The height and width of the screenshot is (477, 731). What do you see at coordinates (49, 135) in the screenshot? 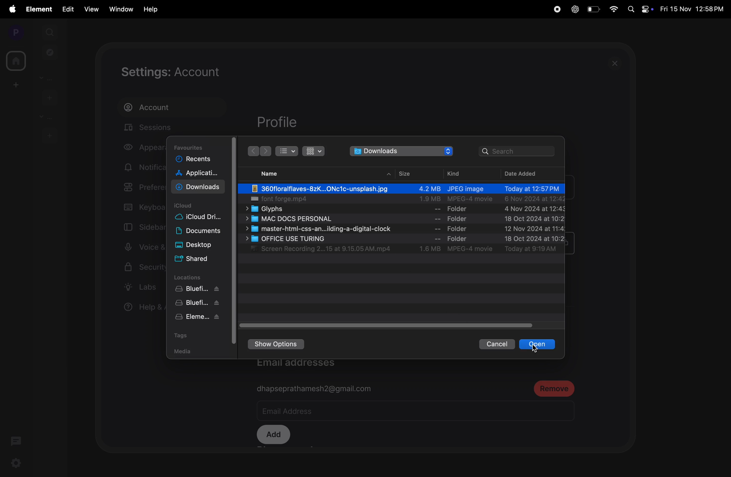
I see `add rooms` at bounding box center [49, 135].